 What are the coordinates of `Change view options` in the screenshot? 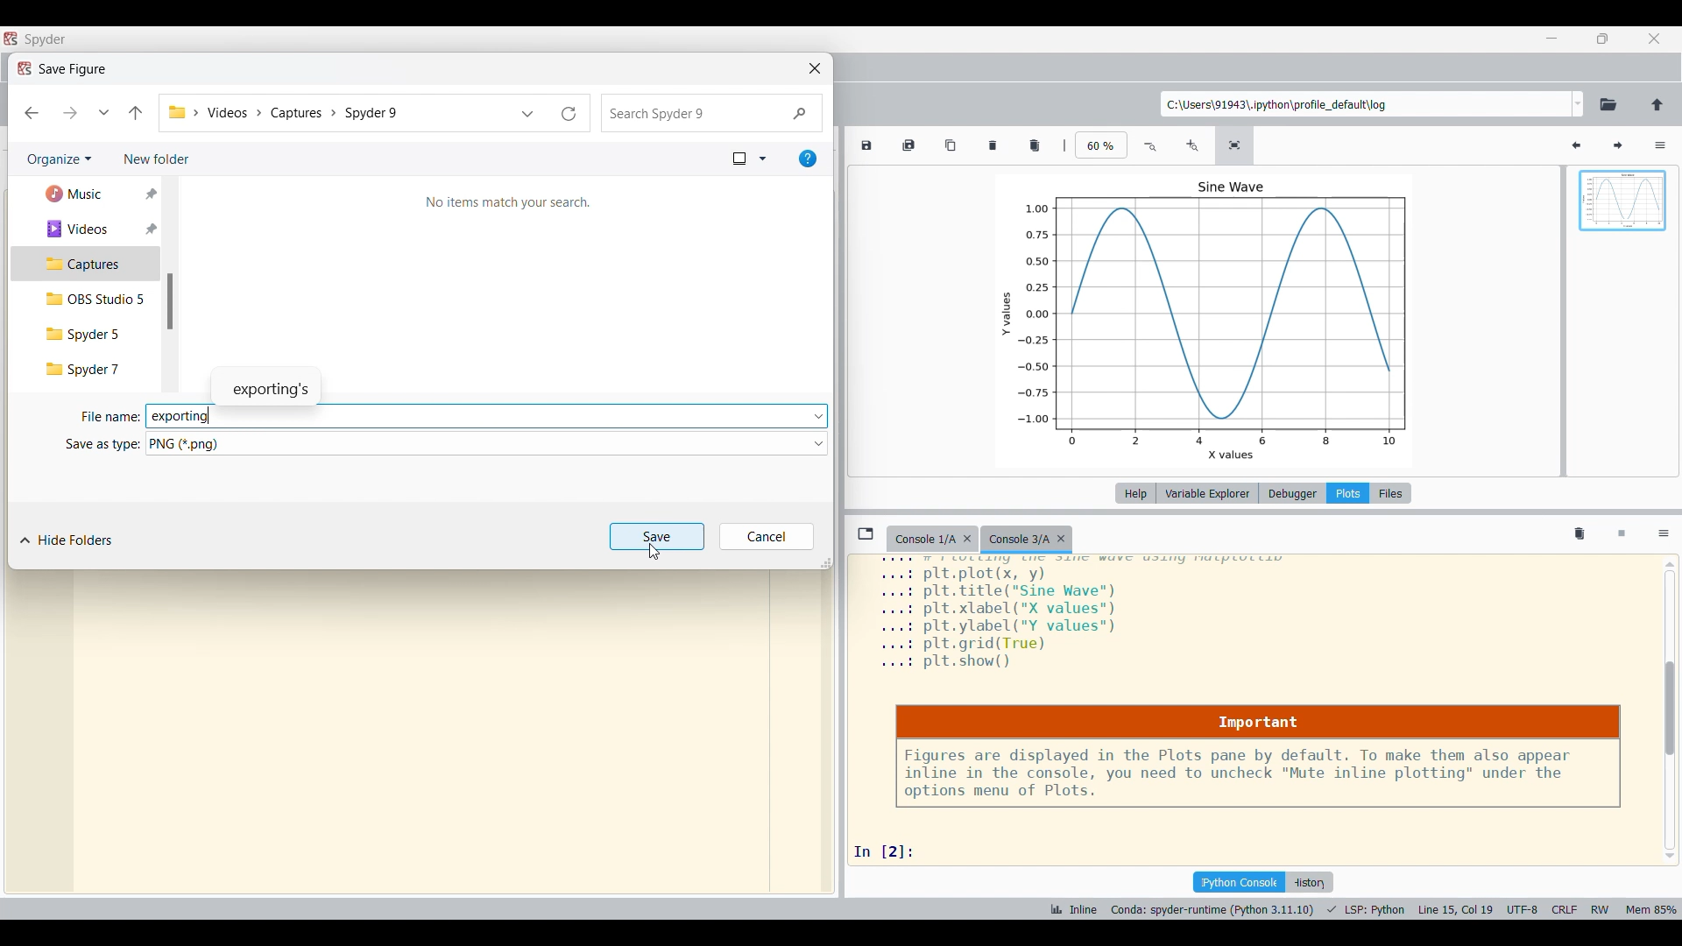 It's located at (749, 159).